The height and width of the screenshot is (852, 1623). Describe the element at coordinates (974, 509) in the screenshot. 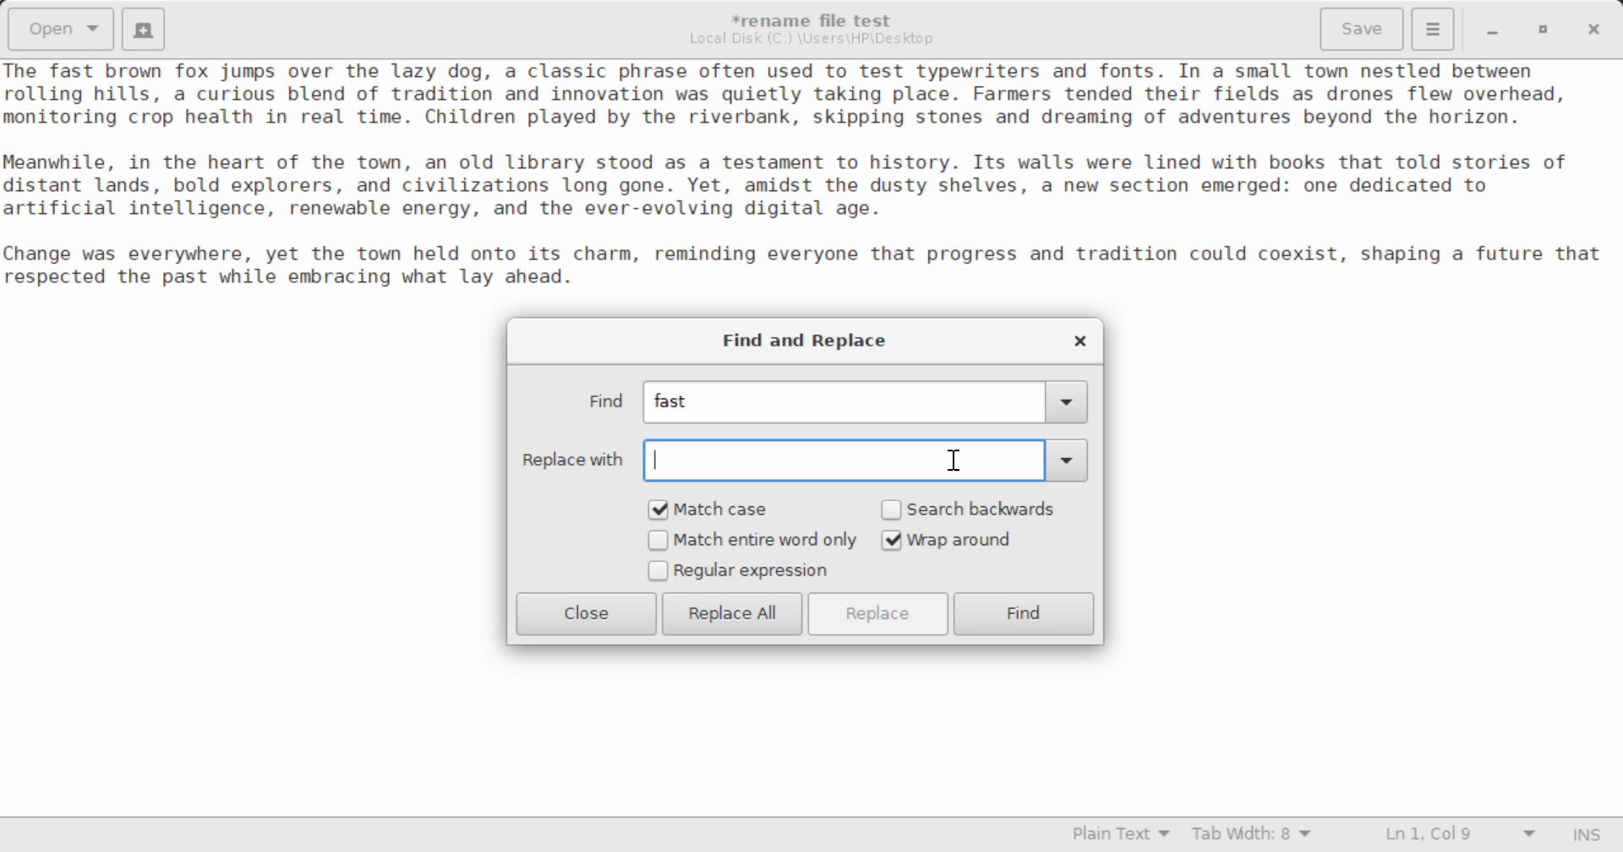

I see `Search backwards` at that location.